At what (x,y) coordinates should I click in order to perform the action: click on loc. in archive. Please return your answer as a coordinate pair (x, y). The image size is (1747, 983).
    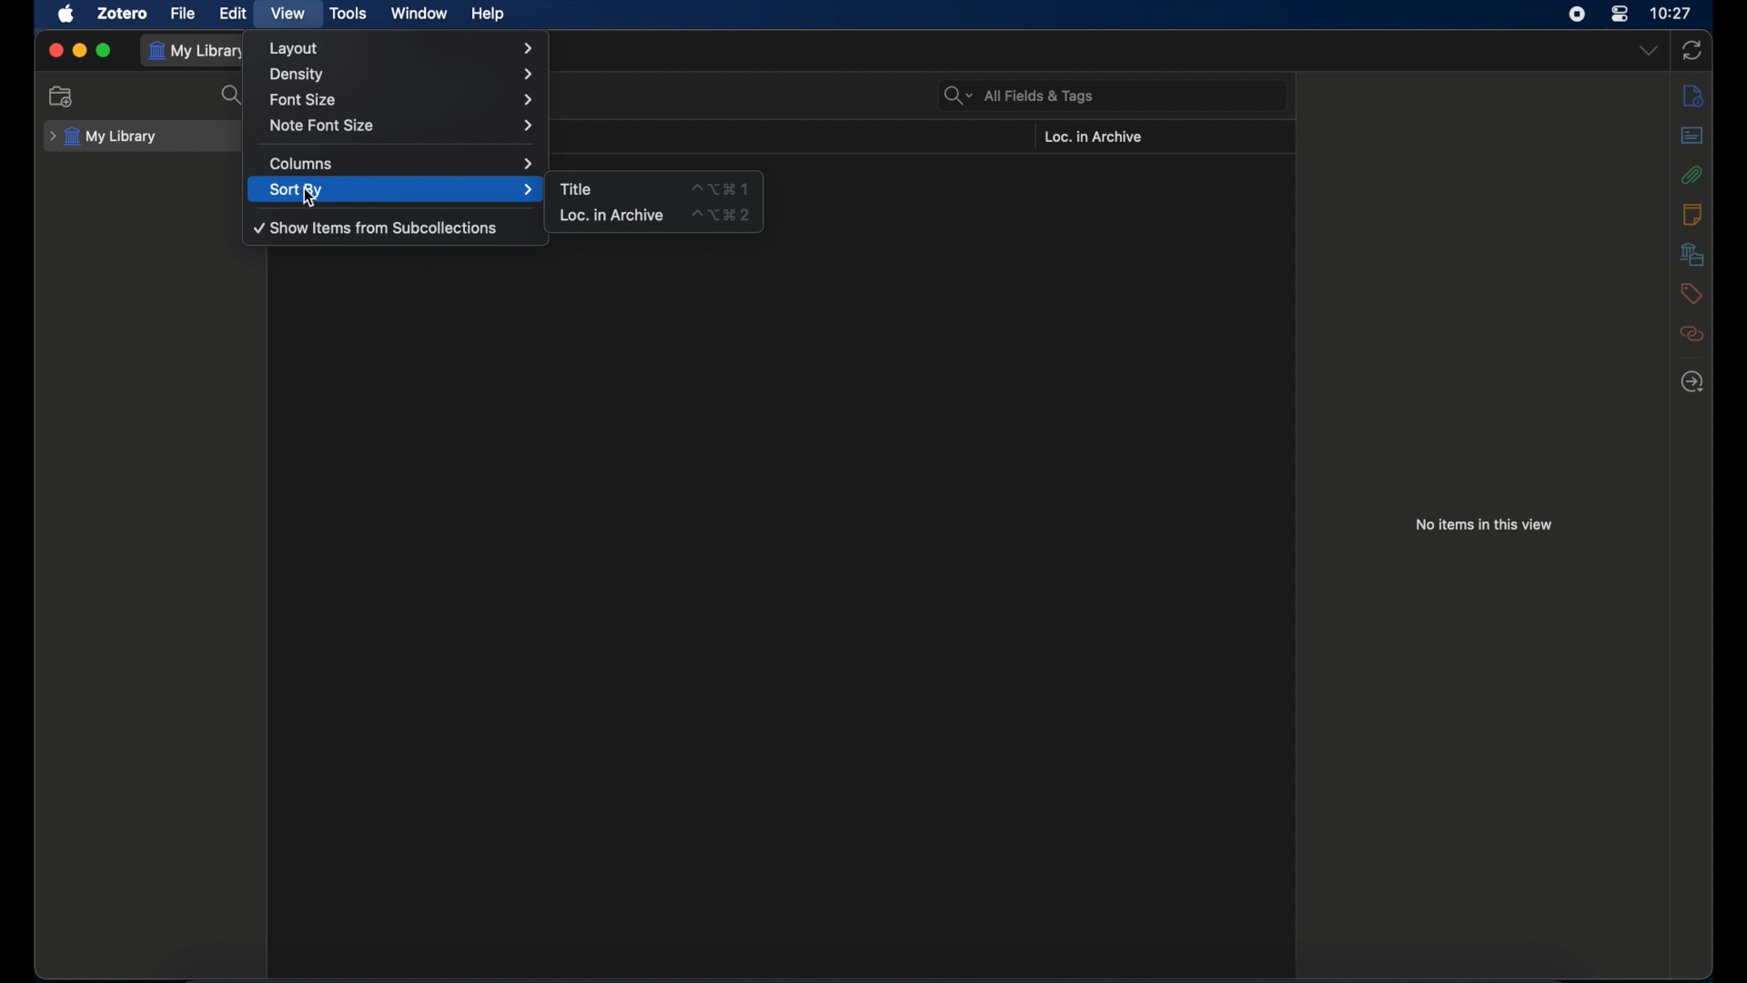
    Looking at the image, I should click on (611, 214).